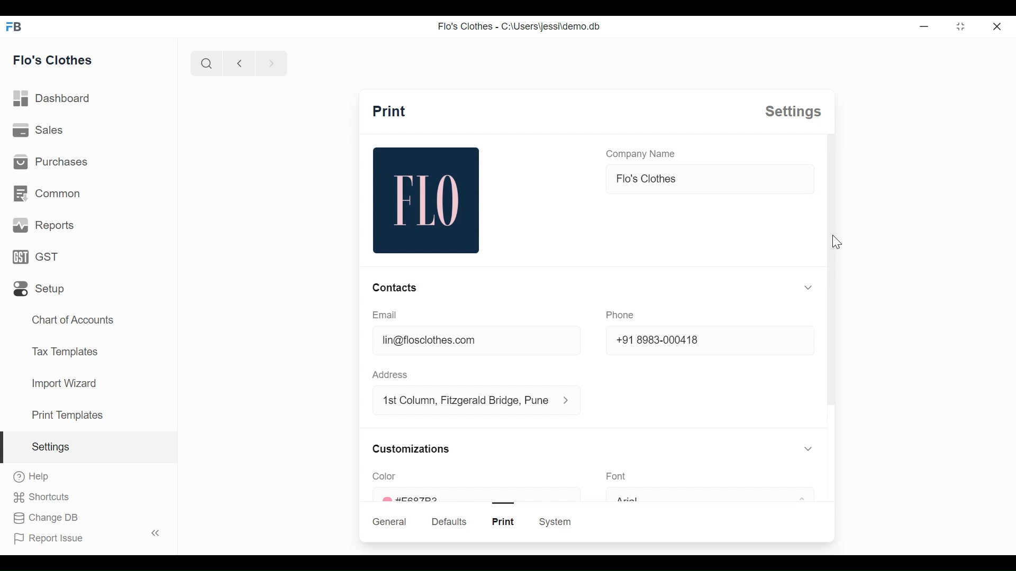  I want to click on GST, so click(35, 256).